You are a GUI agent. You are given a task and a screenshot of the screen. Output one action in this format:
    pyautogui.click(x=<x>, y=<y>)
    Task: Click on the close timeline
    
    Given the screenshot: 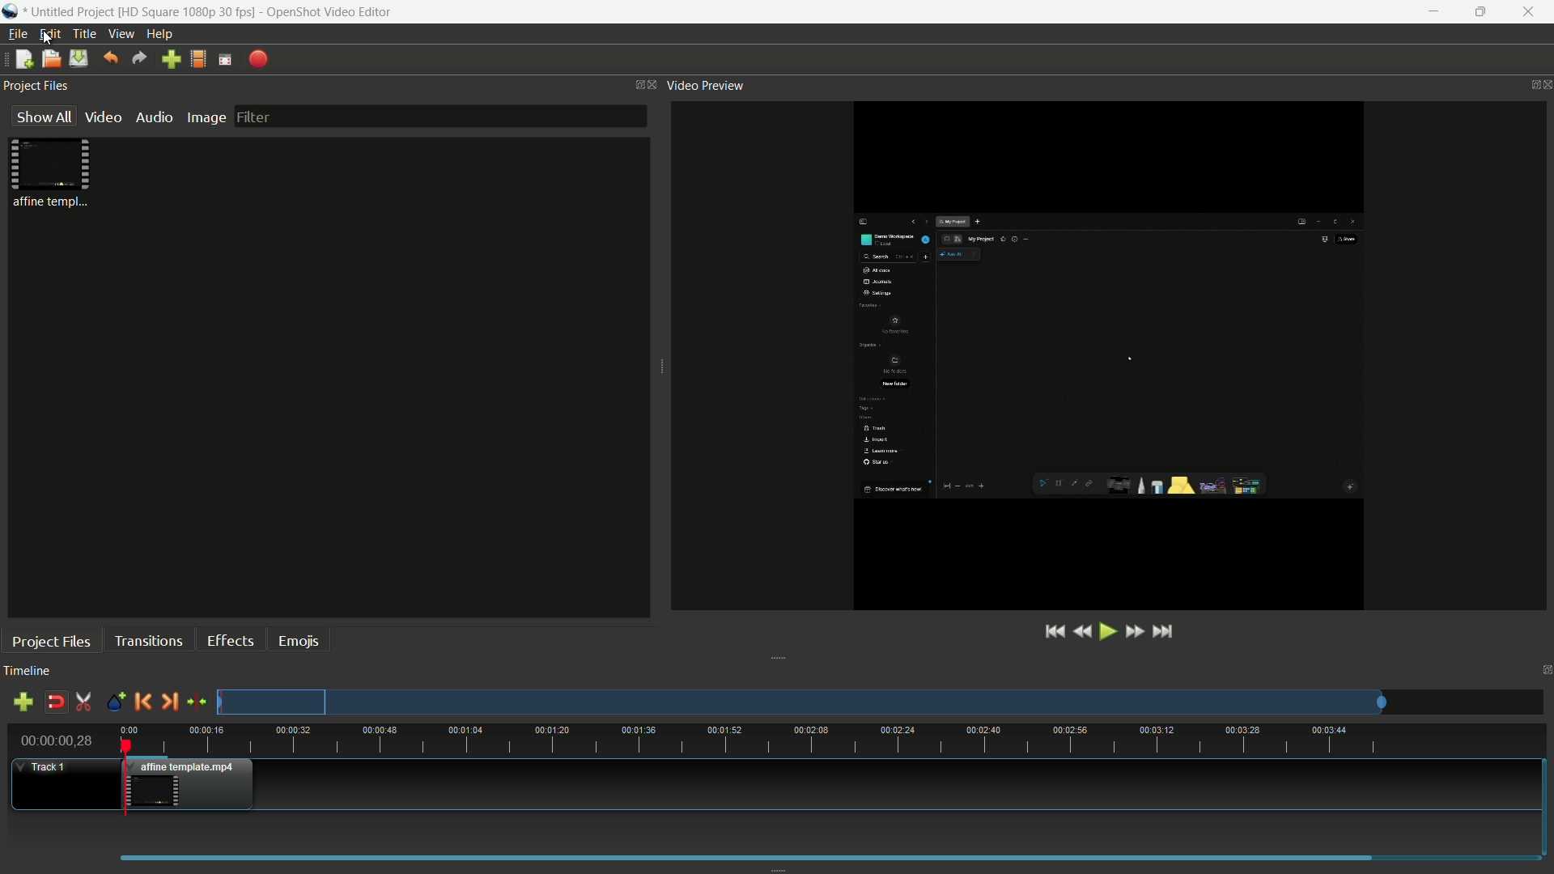 What is the action you would take?
    pyautogui.click(x=1544, y=670)
    